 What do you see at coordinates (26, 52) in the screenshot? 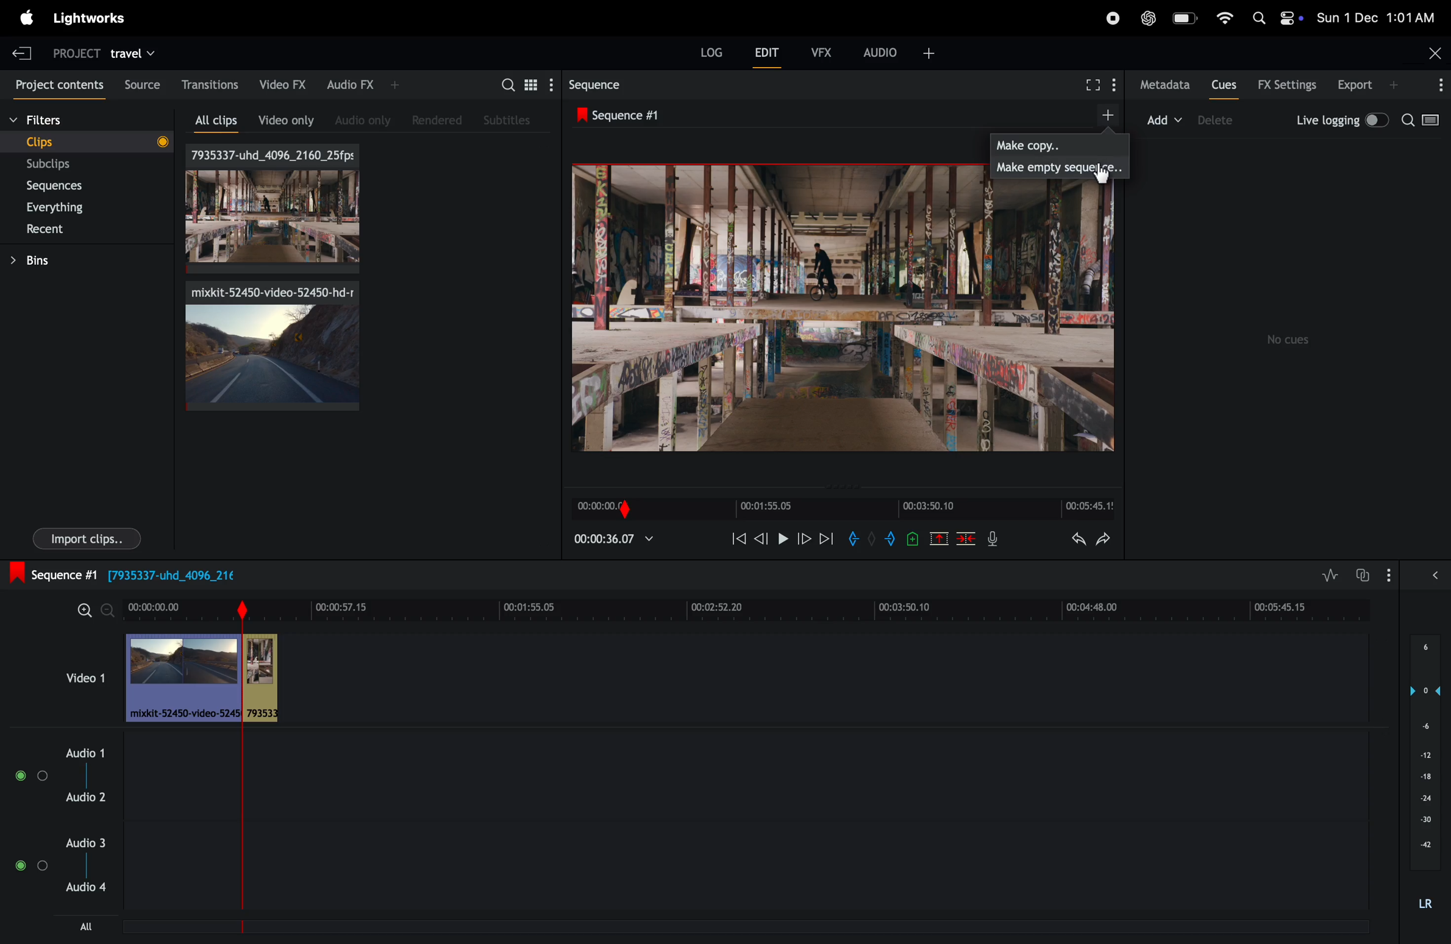
I see `exit` at bounding box center [26, 52].